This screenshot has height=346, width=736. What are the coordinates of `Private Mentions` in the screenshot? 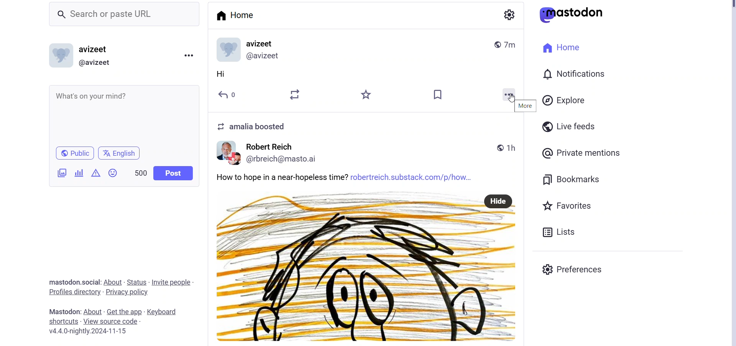 It's located at (582, 153).